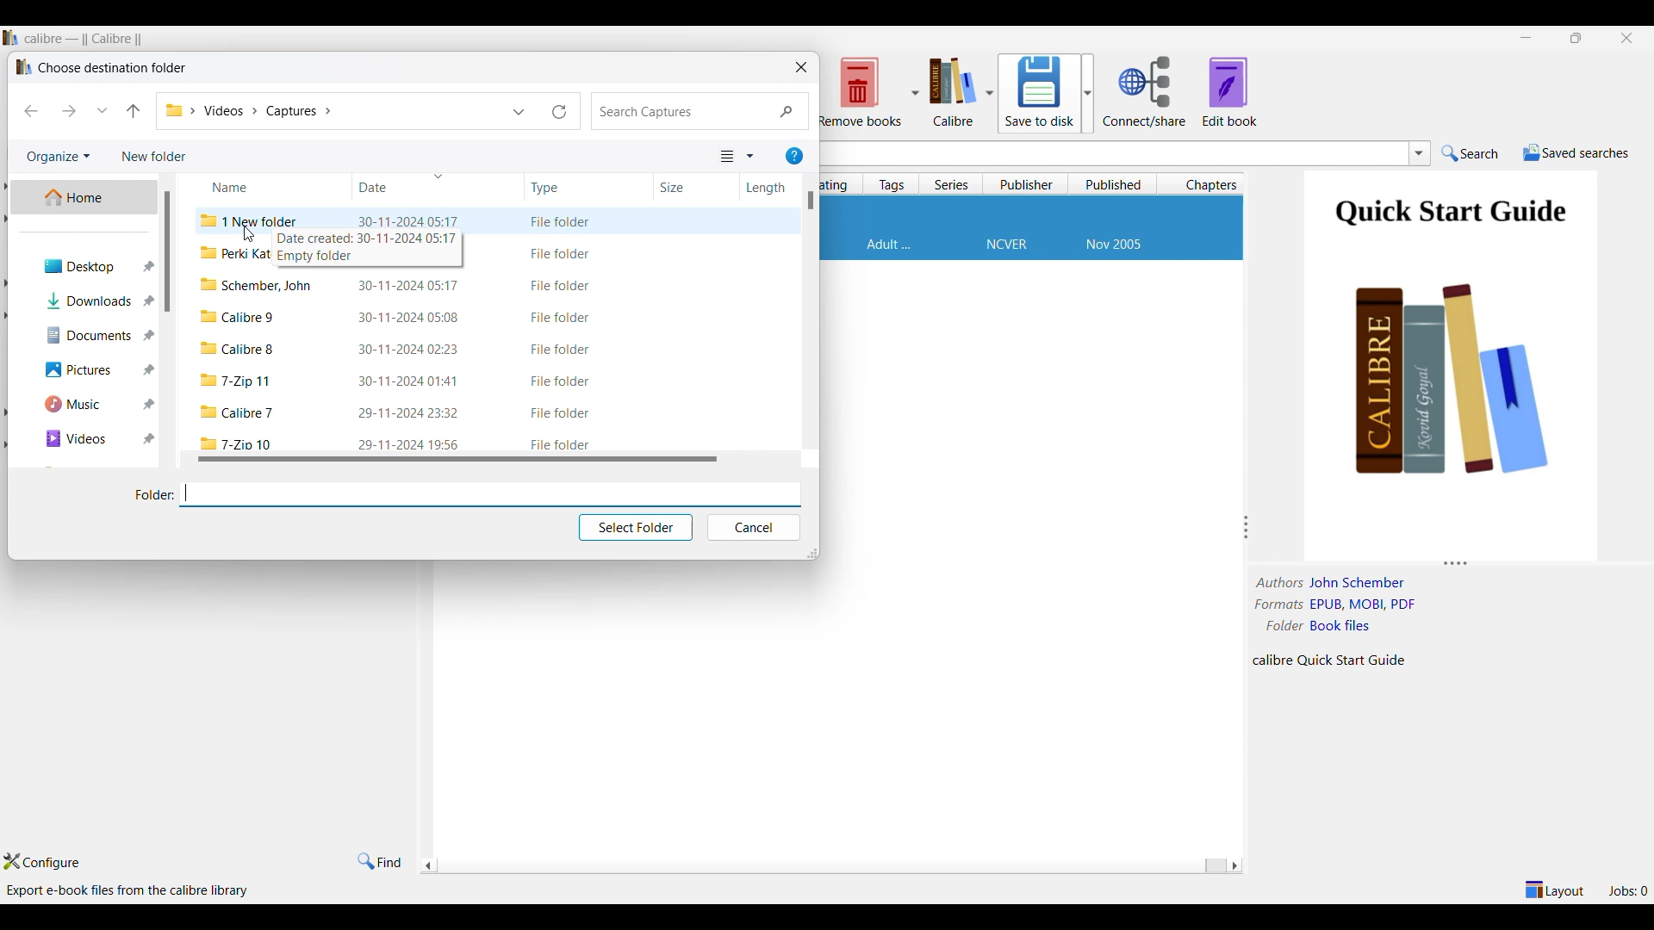 The width and height of the screenshot is (1654, 930). Describe the element at coordinates (827, 867) in the screenshot. I see `Horizontal slide bar` at that location.